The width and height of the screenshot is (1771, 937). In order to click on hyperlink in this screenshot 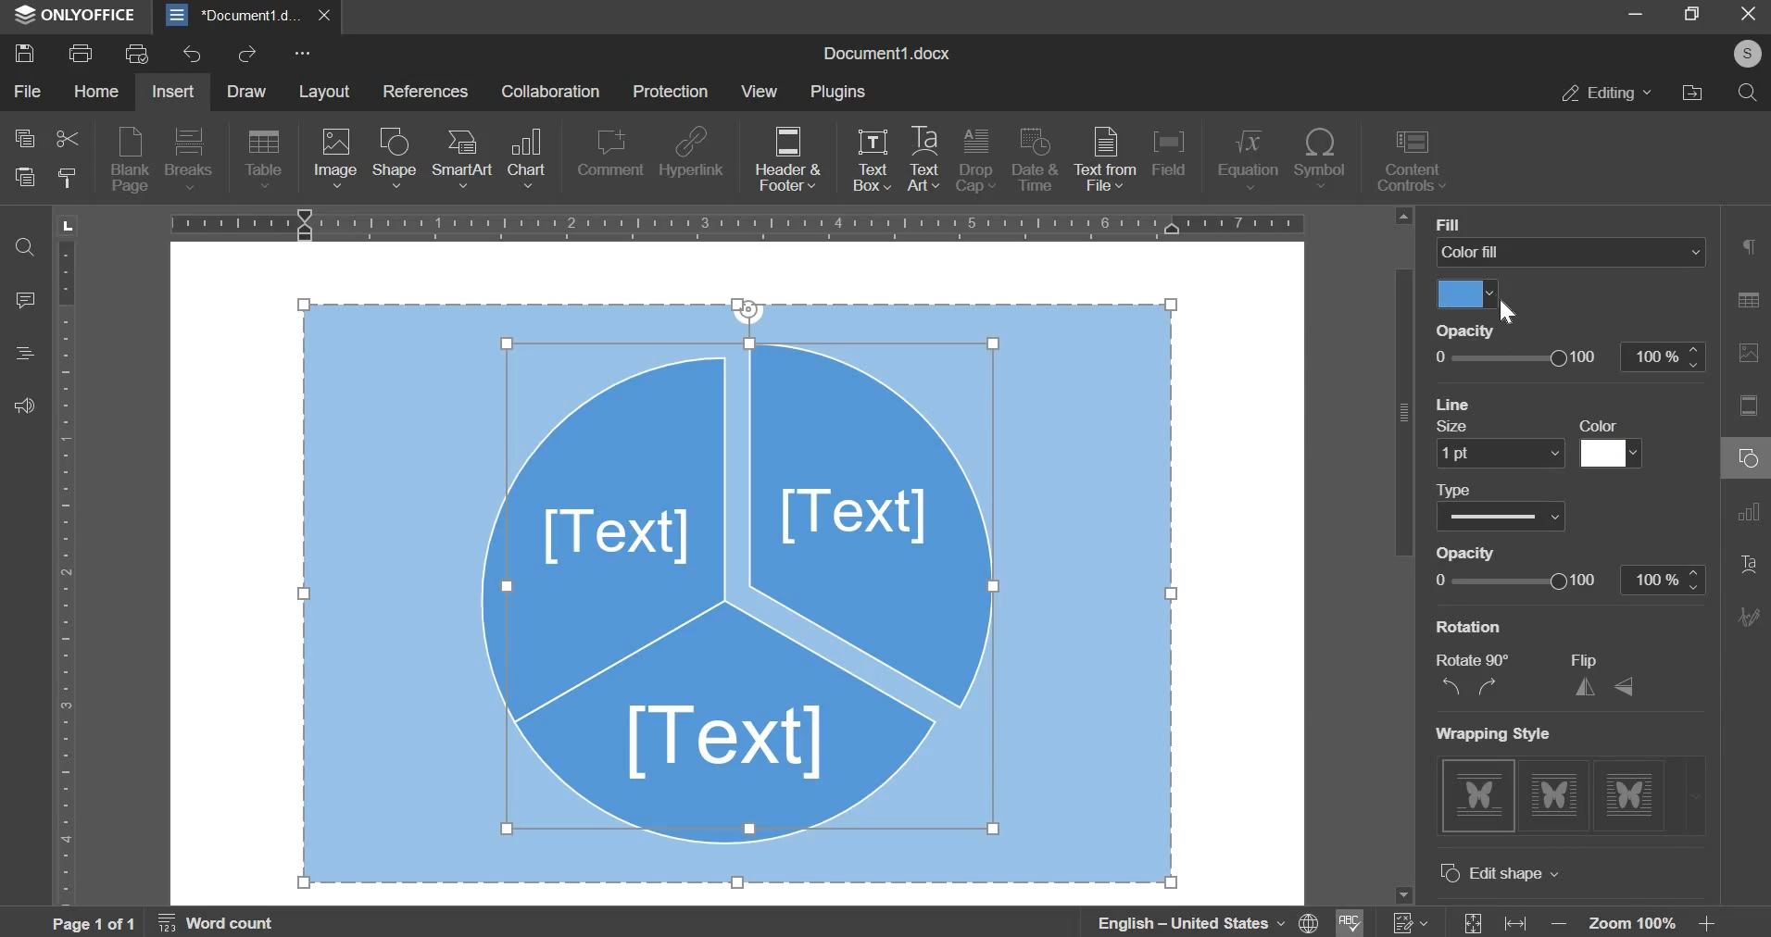, I will do `click(693, 150)`.